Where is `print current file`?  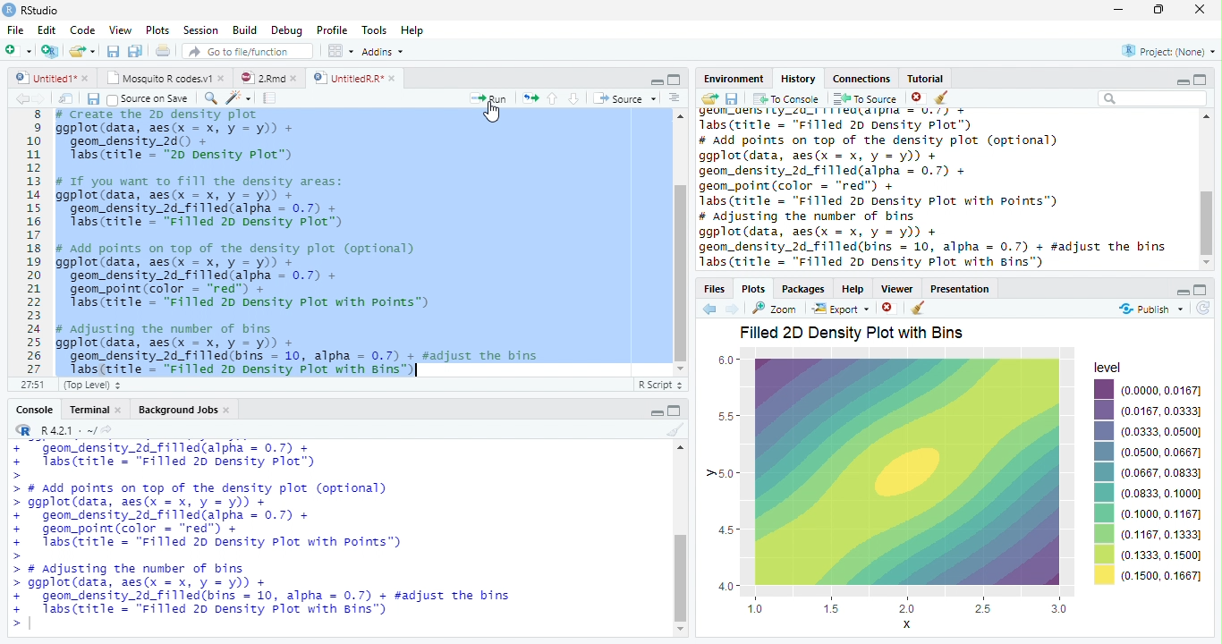 print current file is located at coordinates (163, 50).